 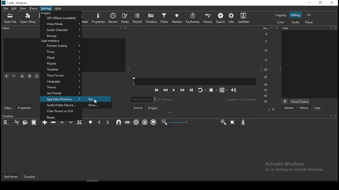 What do you see at coordinates (61, 76) in the screenshot?
I see `time format` at bounding box center [61, 76].